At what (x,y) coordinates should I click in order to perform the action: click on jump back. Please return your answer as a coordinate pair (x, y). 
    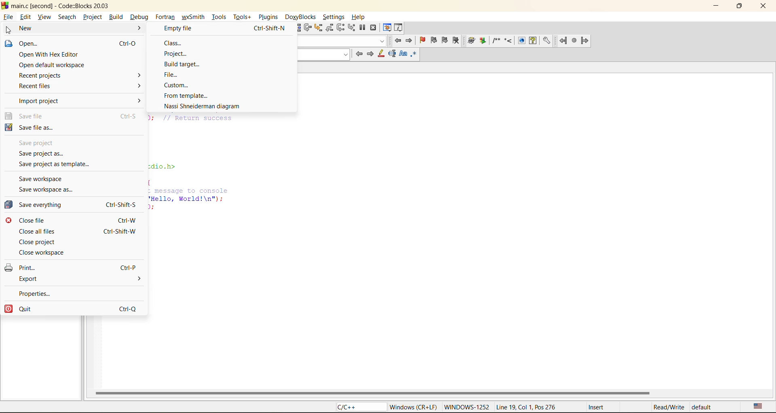
    Looking at the image, I should click on (399, 41).